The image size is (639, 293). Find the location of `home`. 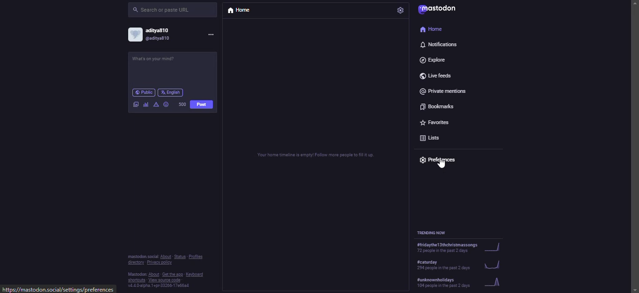

home is located at coordinates (240, 12).